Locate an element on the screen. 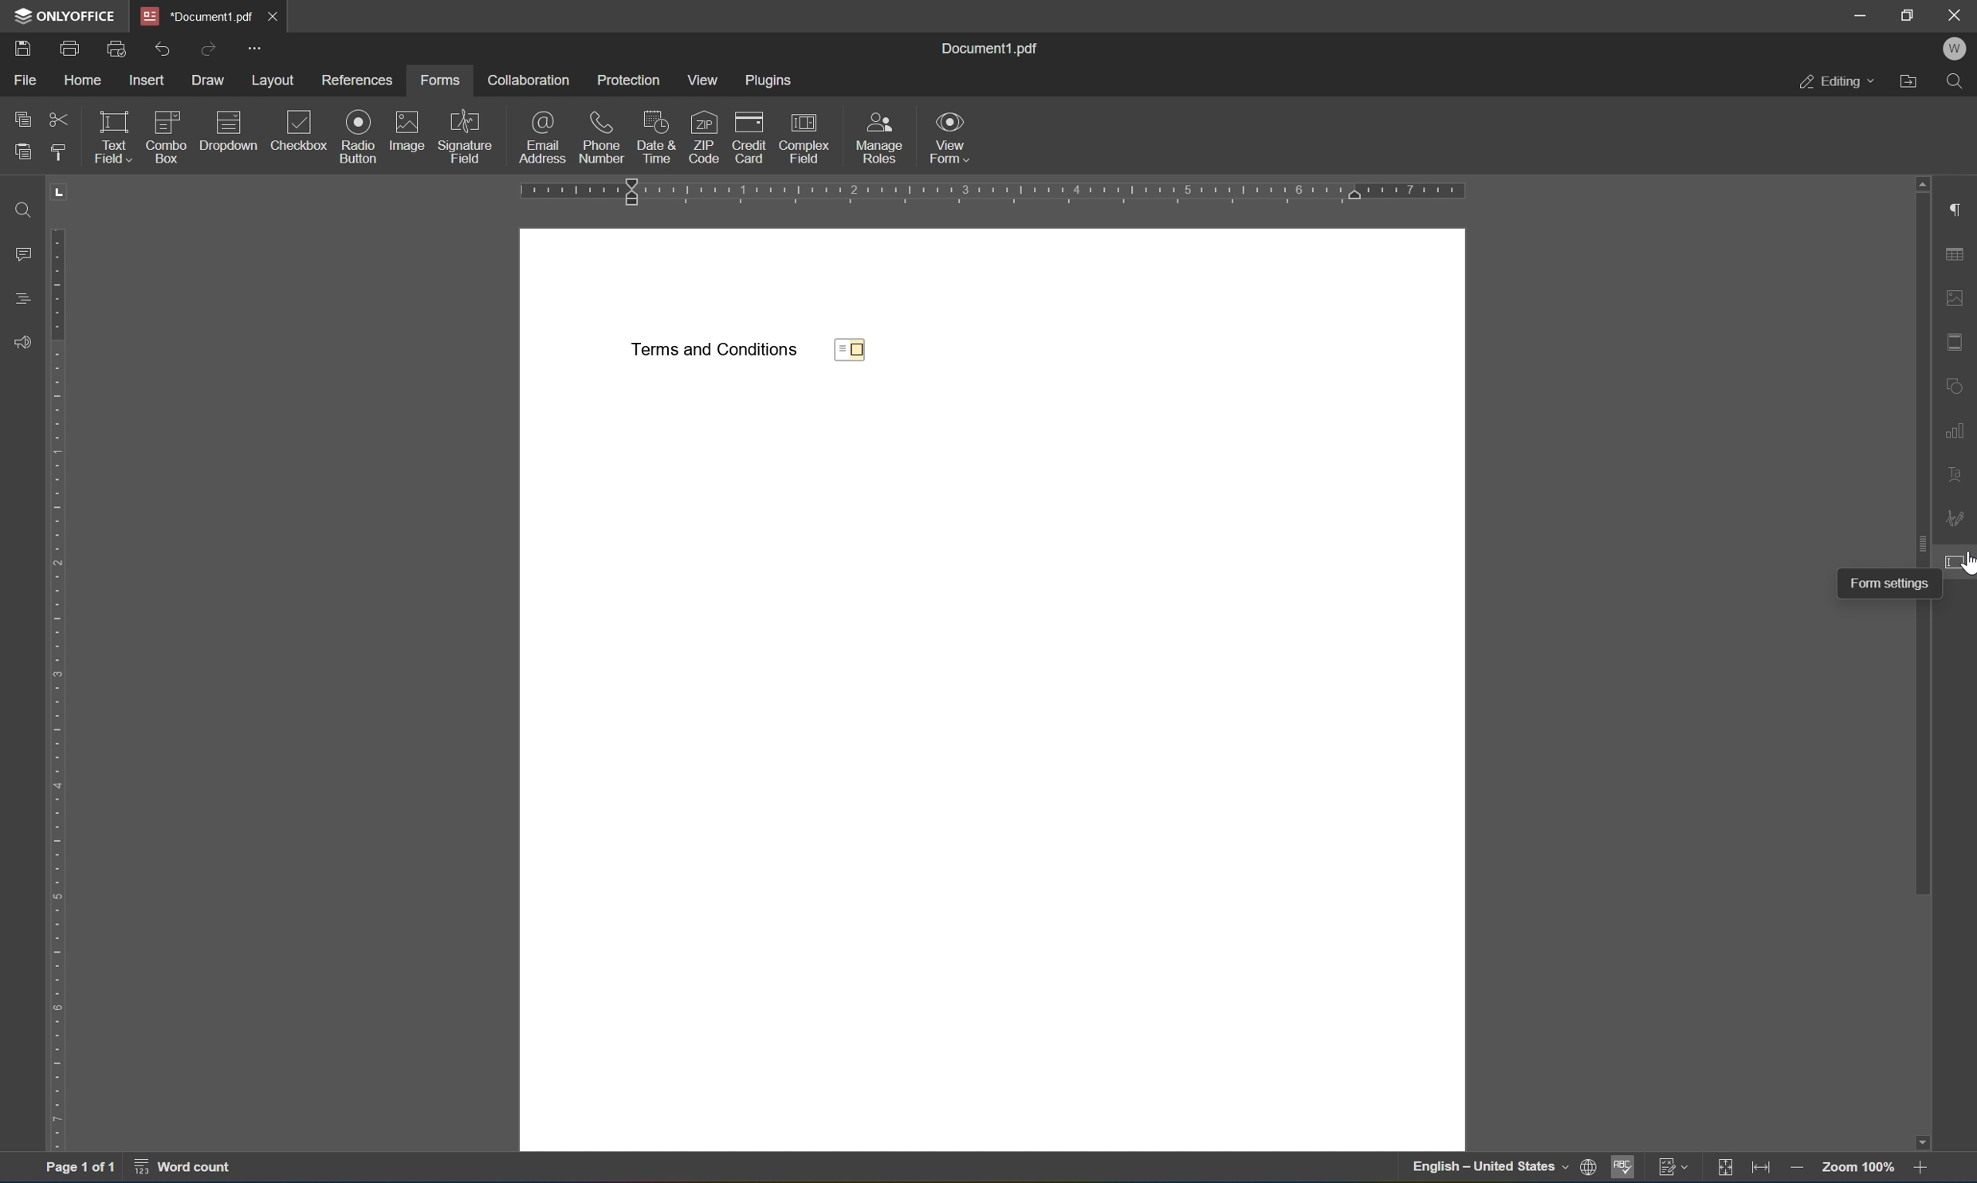 This screenshot has width=1977, height=1183. text field is located at coordinates (113, 137).